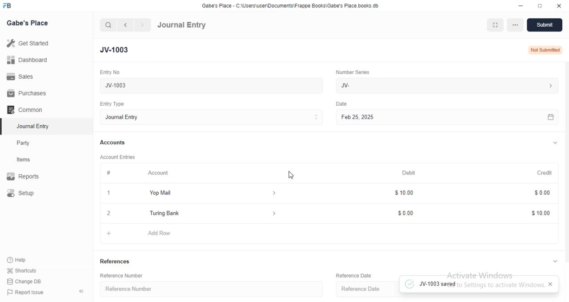  Describe the element at coordinates (27, 61) in the screenshot. I see `Dashboard` at that location.